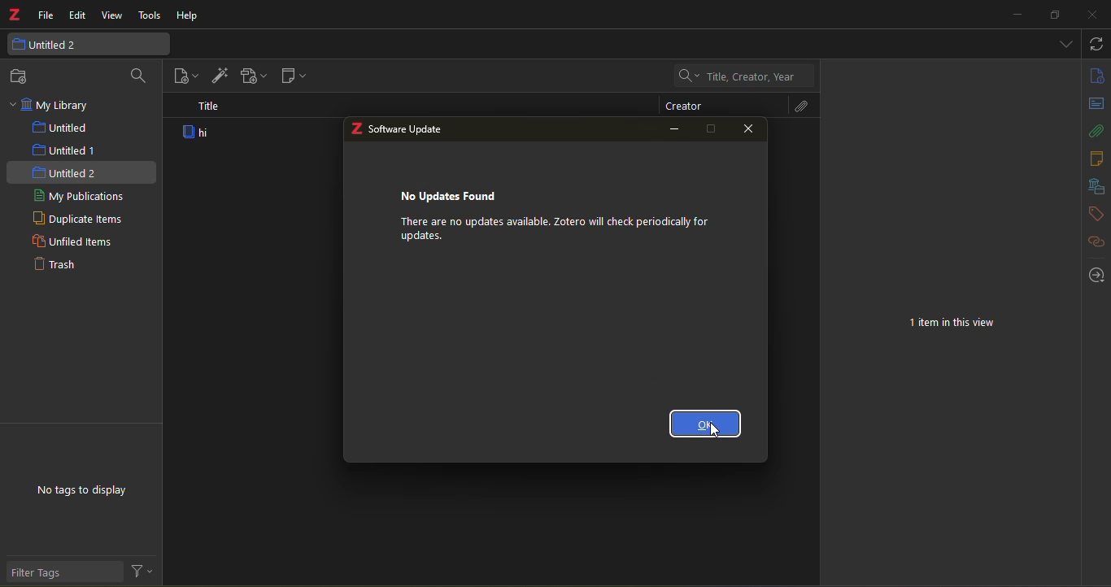 This screenshot has height=587, width=1111. Describe the element at coordinates (1096, 76) in the screenshot. I see `info` at that location.